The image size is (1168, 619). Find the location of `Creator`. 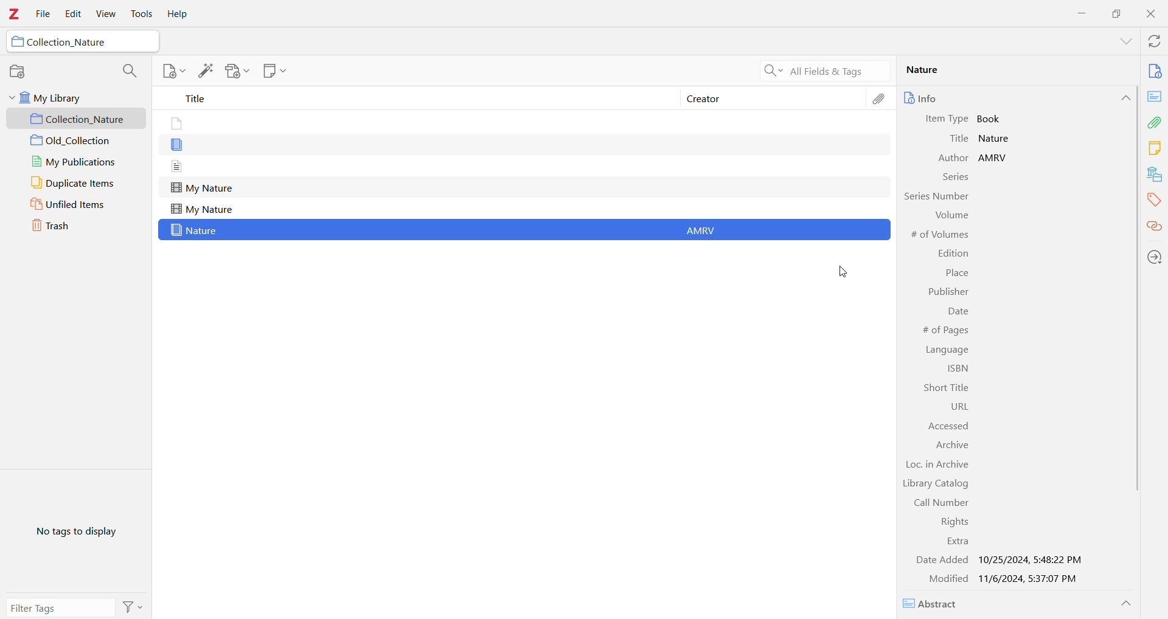

Creator is located at coordinates (774, 97).